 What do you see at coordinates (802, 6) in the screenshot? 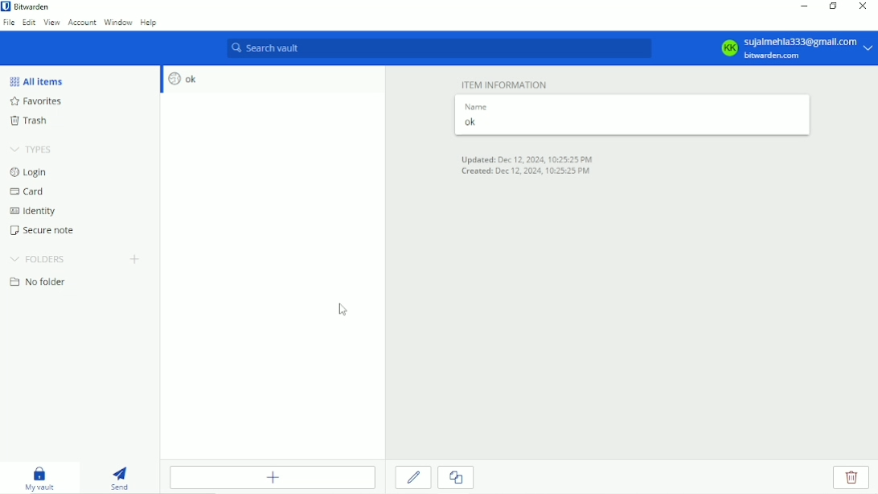
I see `Minimize` at bounding box center [802, 6].